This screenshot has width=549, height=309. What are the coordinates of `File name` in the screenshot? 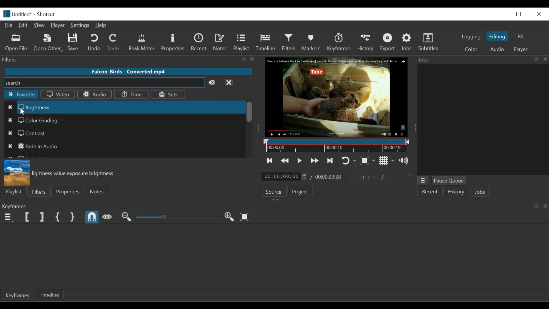 It's located at (128, 71).